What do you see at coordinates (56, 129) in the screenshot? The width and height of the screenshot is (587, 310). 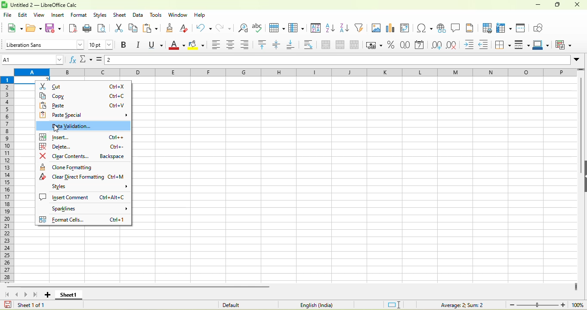 I see `cursor movement` at bounding box center [56, 129].